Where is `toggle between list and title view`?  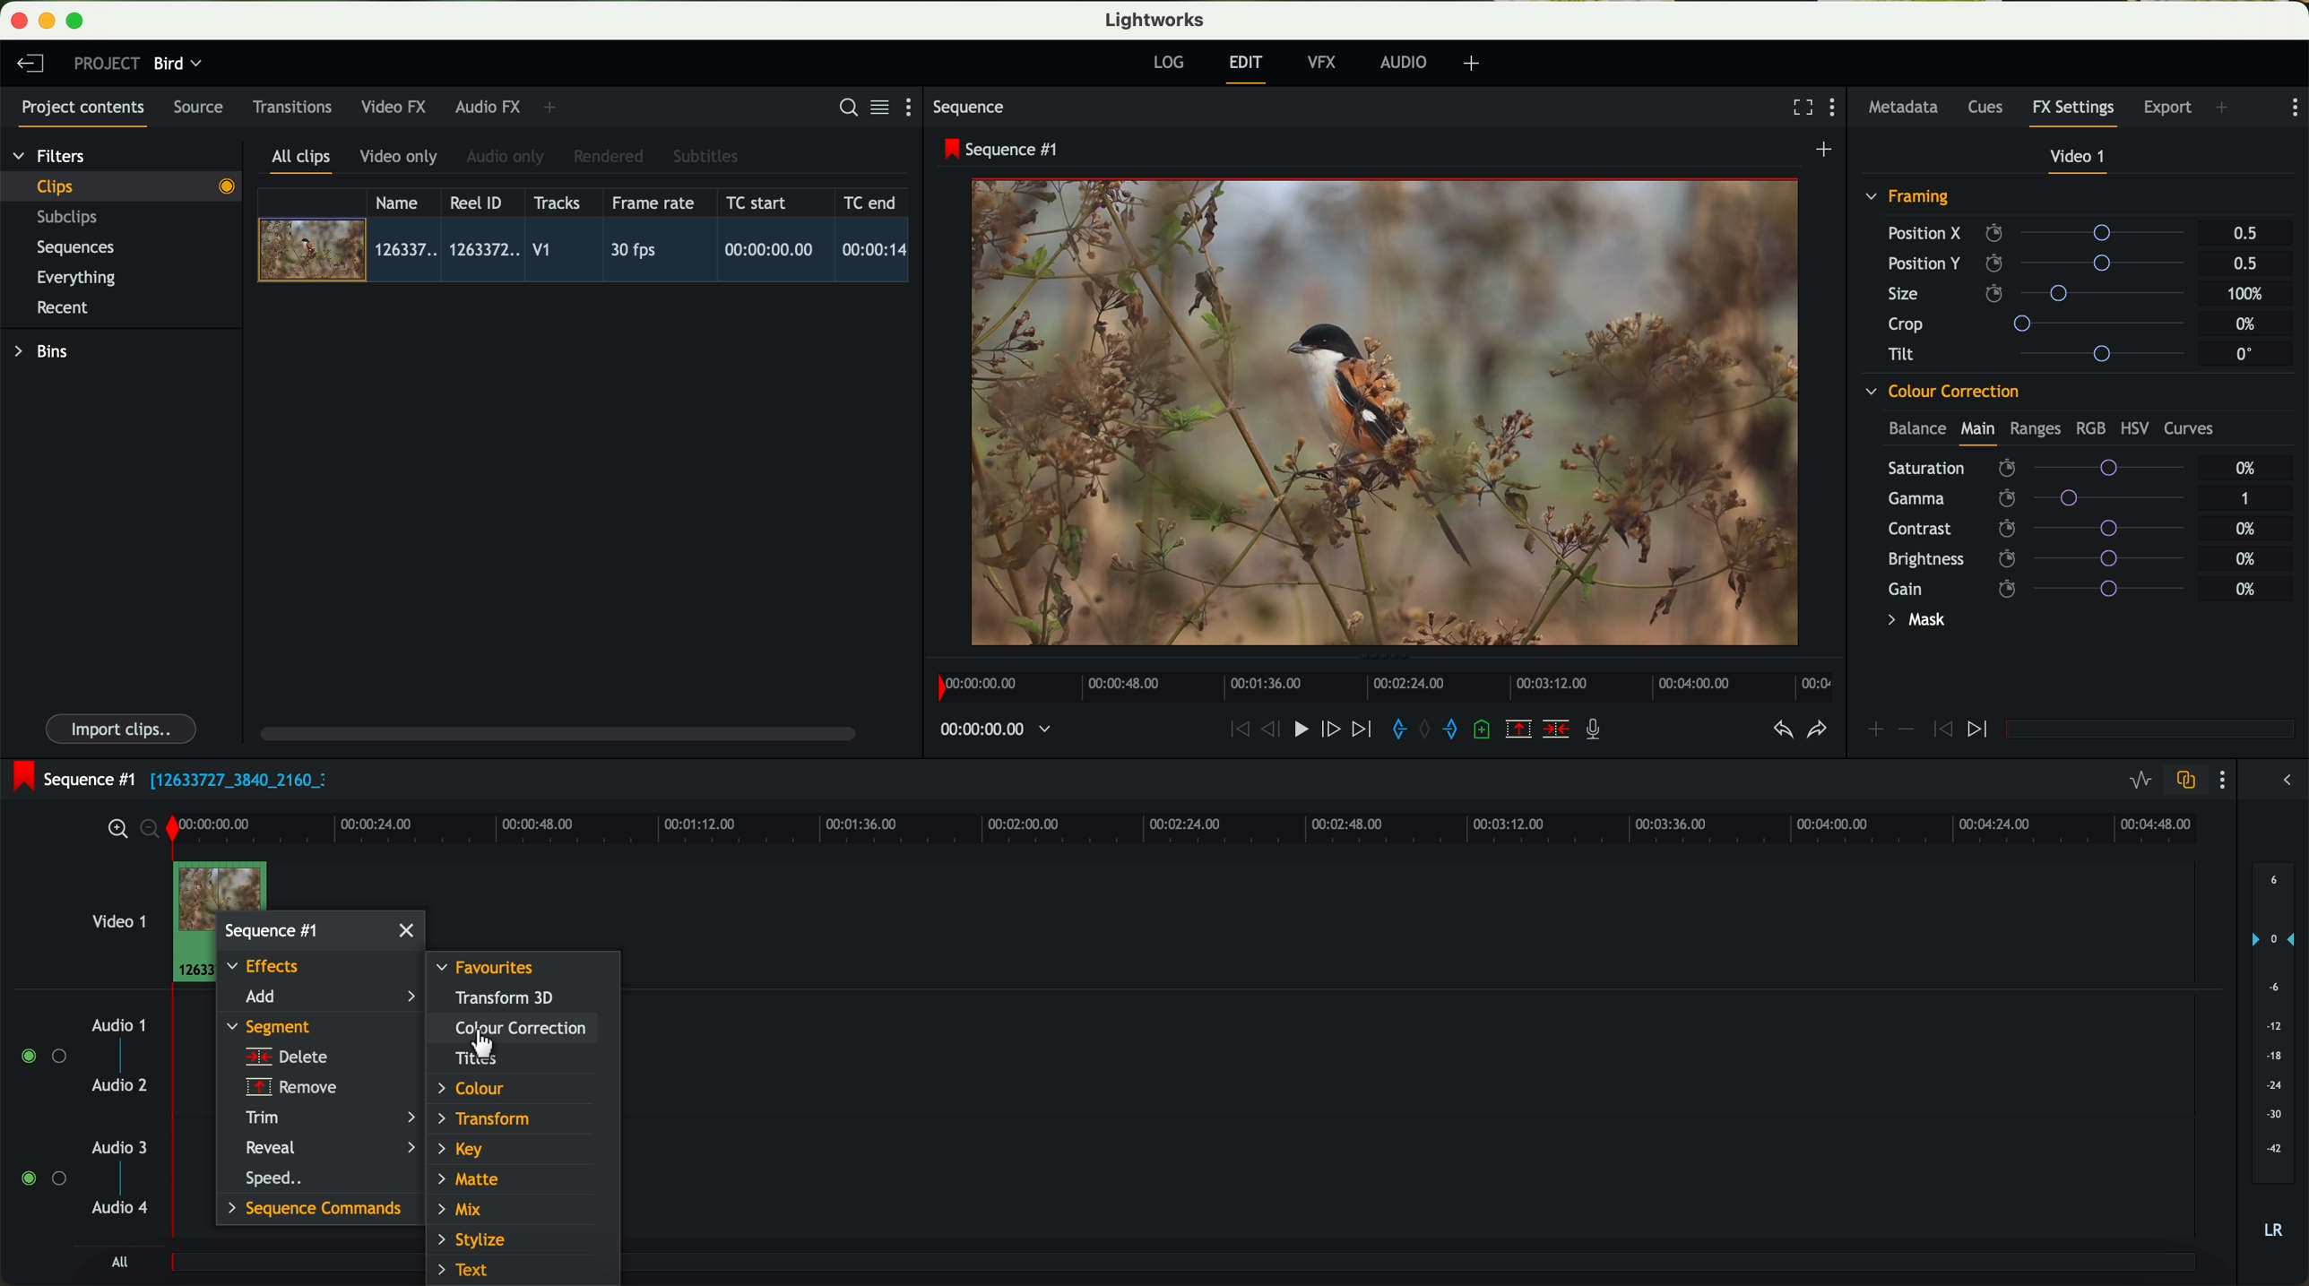
toggle between list and title view is located at coordinates (878, 107).